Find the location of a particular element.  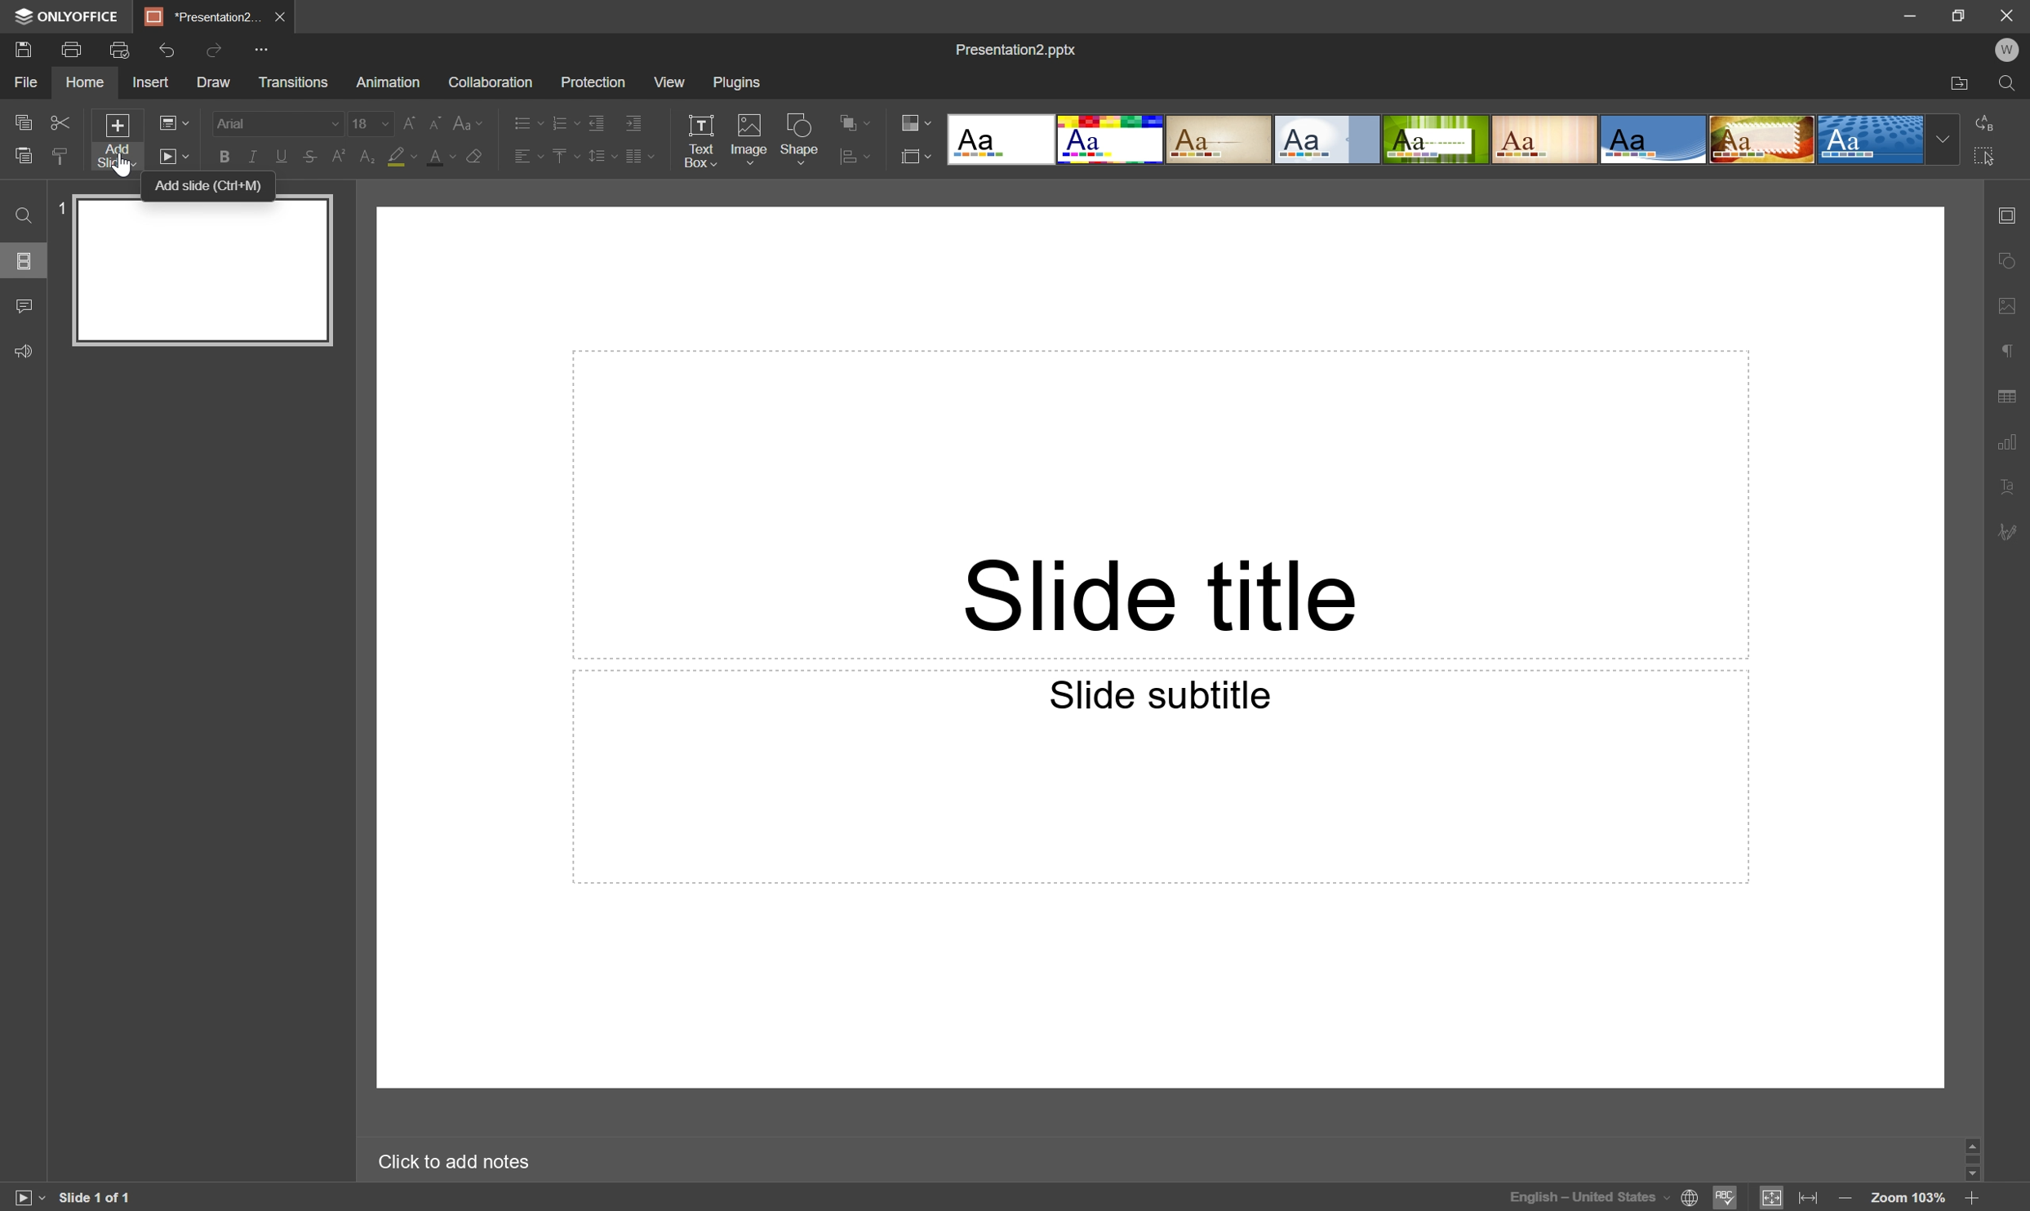

Feedback & Support is located at coordinates (25, 349).